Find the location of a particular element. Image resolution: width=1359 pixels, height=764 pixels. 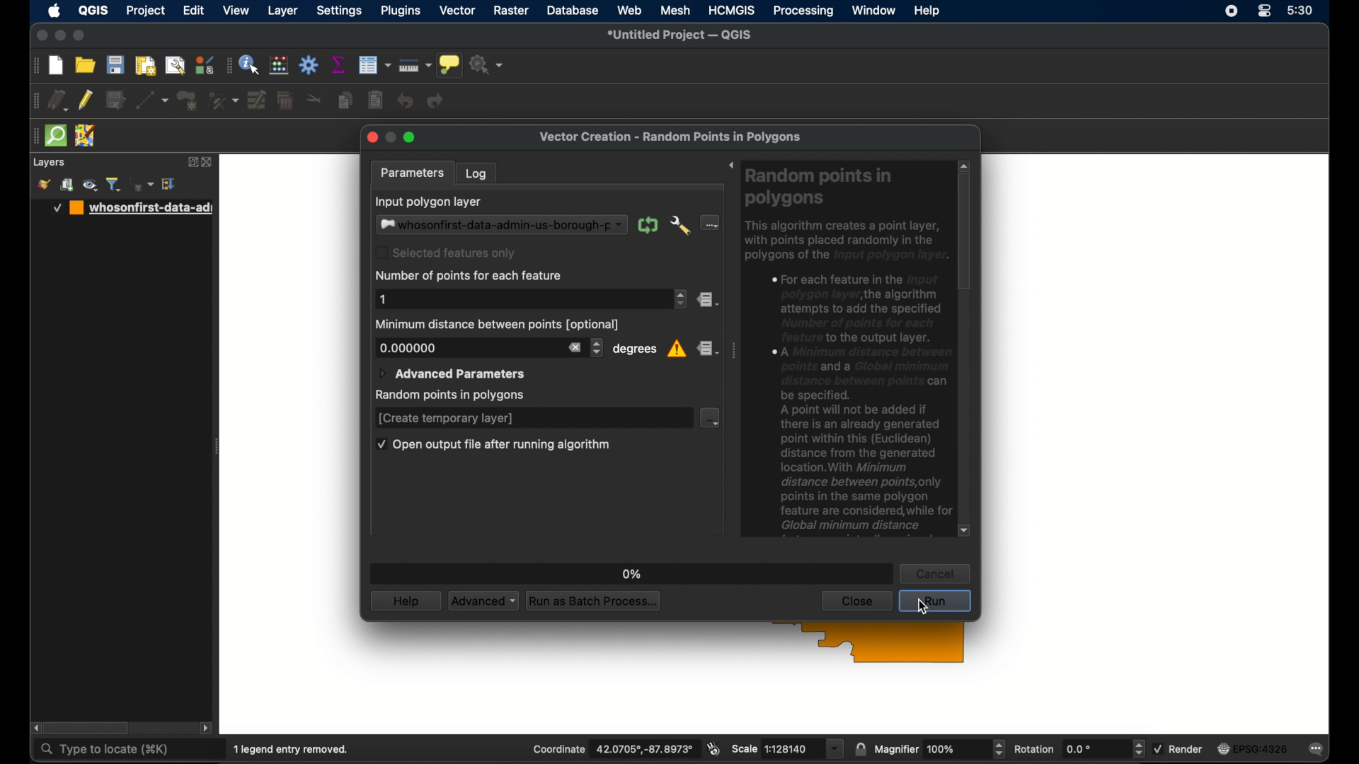

Cursor is located at coordinates (926, 608).